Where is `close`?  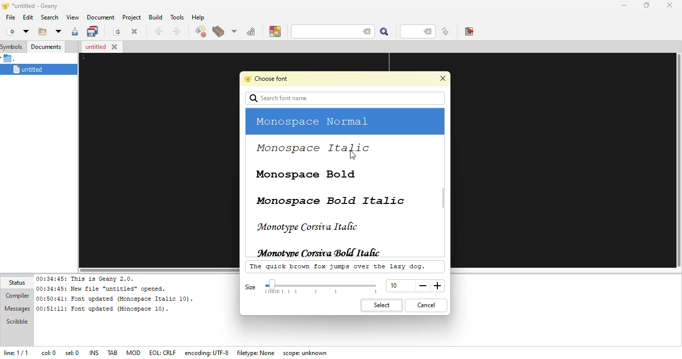
close is located at coordinates (442, 79).